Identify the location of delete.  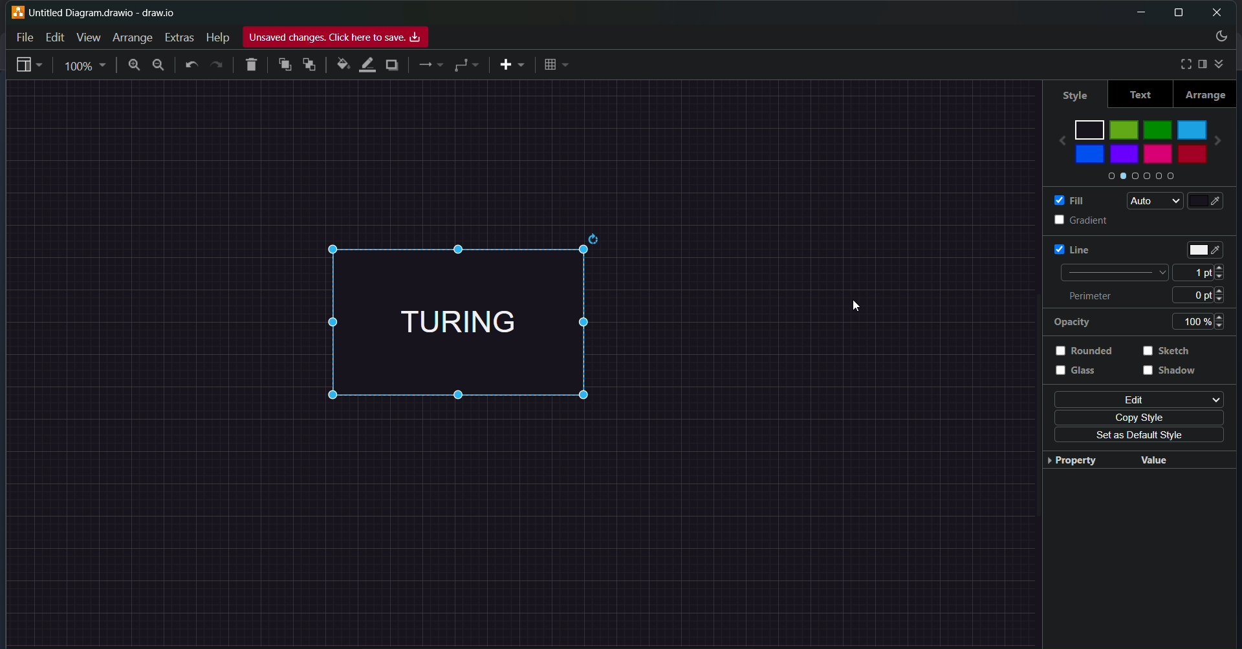
(253, 63).